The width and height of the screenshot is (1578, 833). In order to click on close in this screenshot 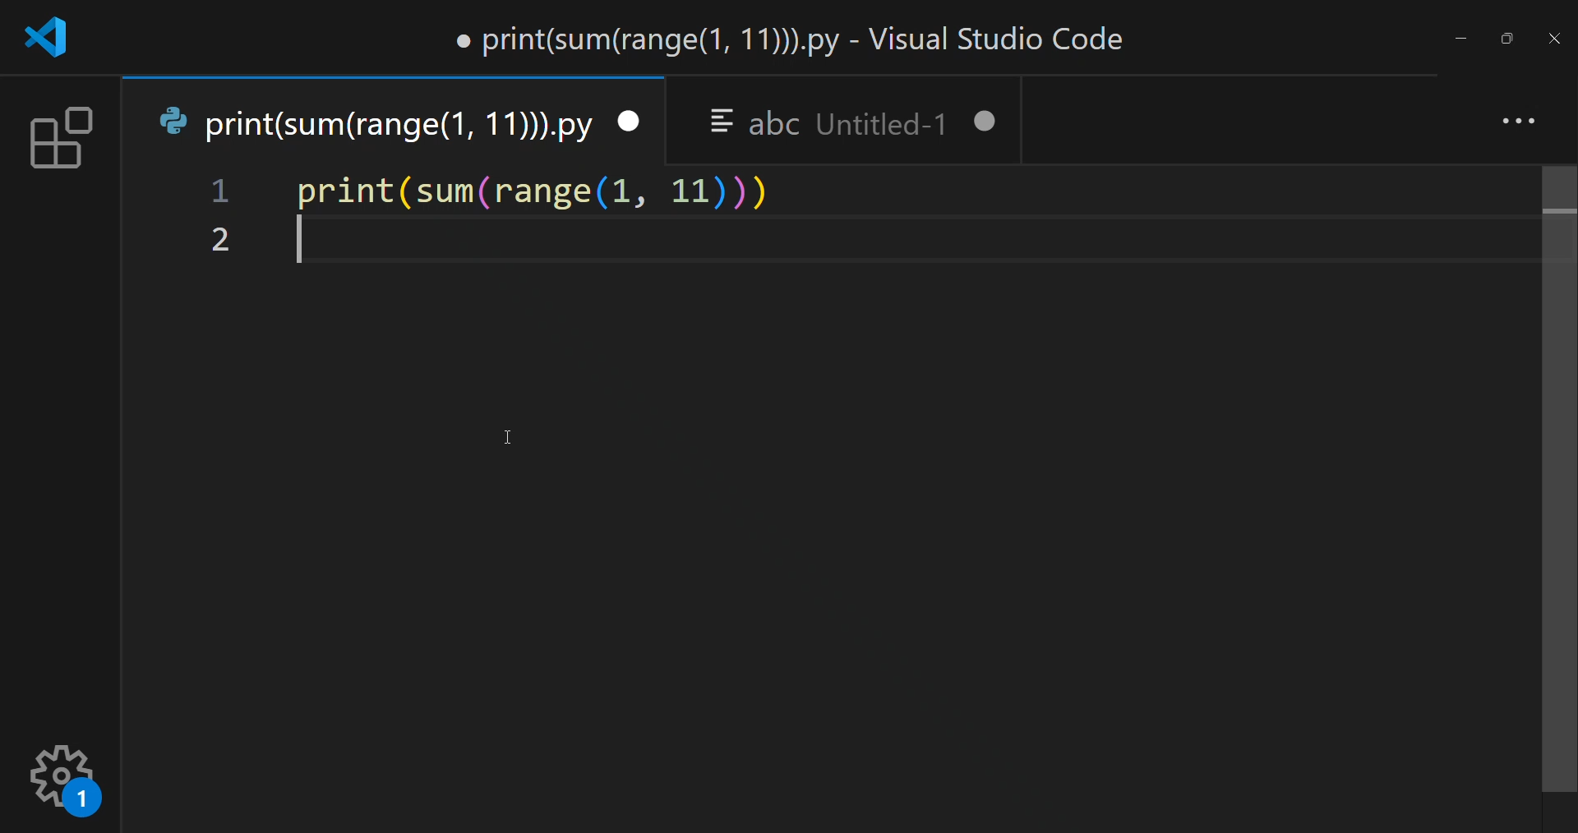, I will do `click(1553, 42)`.